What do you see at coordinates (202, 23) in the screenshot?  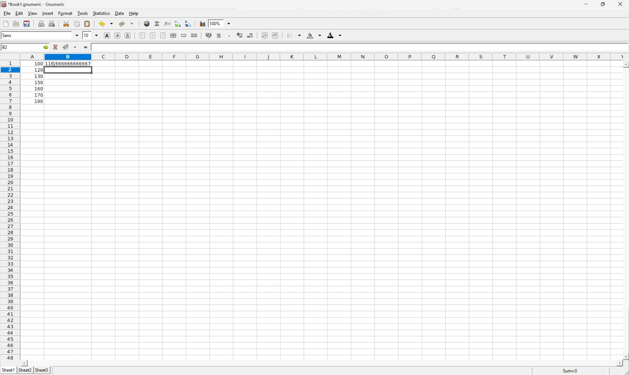 I see `Insert a chart` at bounding box center [202, 23].